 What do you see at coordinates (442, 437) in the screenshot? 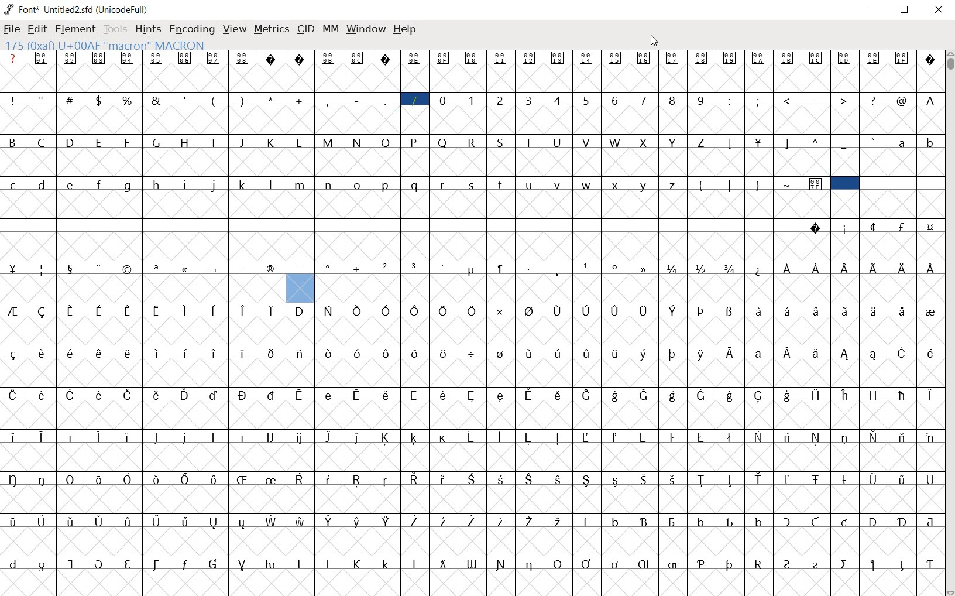
I see `Symbol` at bounding box center [442, 437].